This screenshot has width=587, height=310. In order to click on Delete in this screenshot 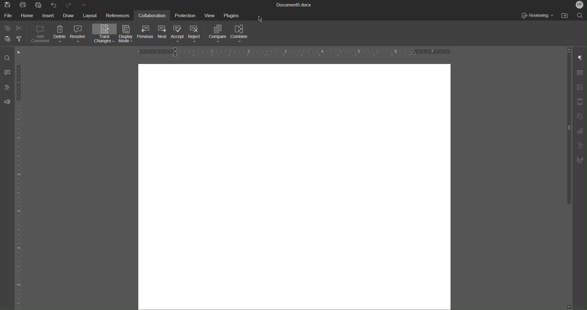, I will do `click(62, 36)`.